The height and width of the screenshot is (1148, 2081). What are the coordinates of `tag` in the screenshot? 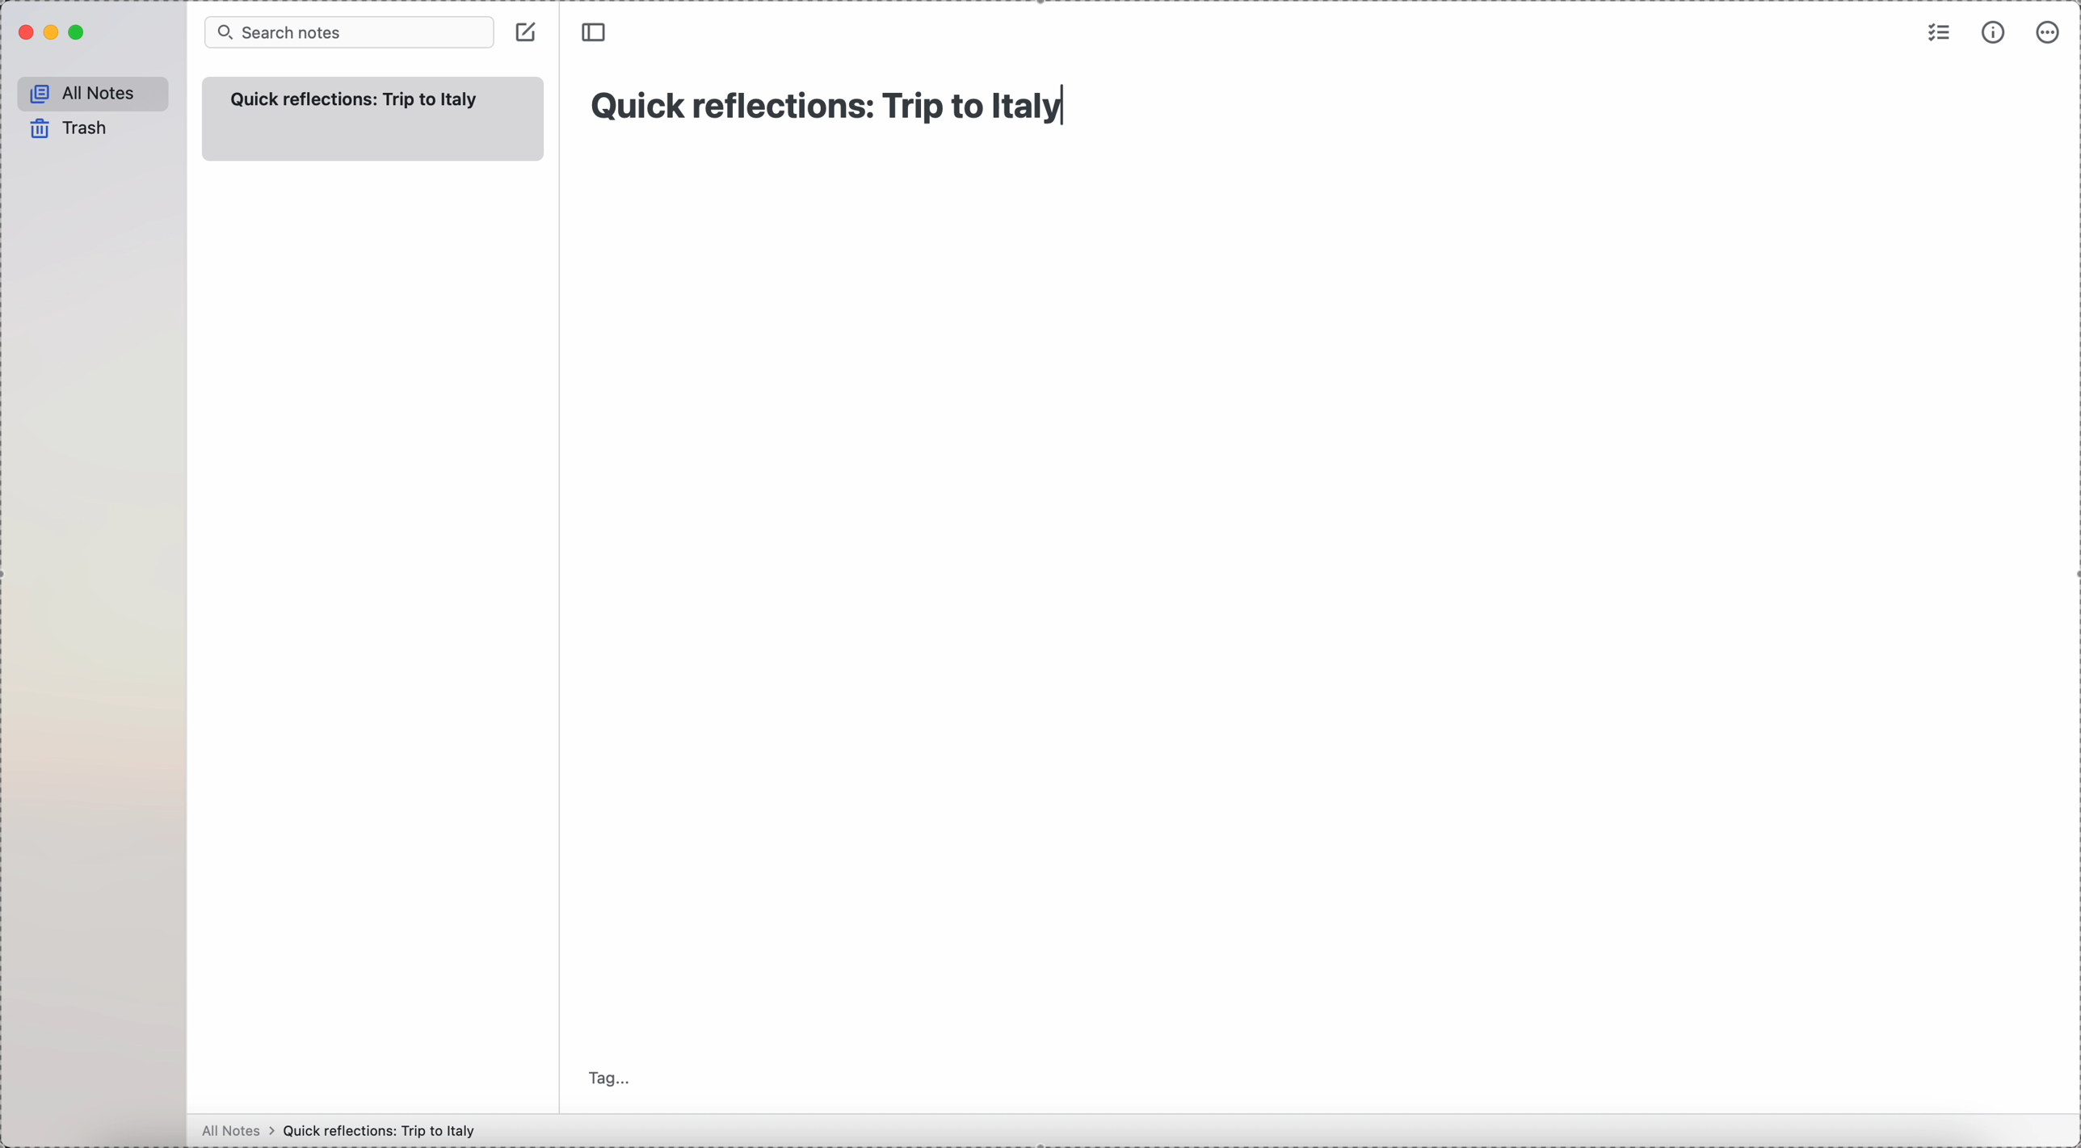 It's located at (610, 1078).